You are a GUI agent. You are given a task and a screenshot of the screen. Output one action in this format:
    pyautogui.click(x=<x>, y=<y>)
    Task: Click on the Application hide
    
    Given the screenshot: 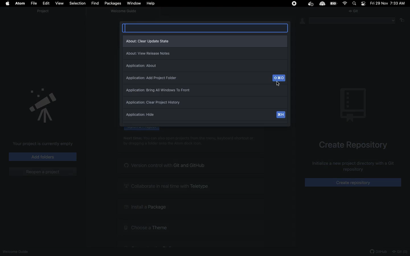 What is the action you would take?
    pyautogui.click(x=204, y=116)
    